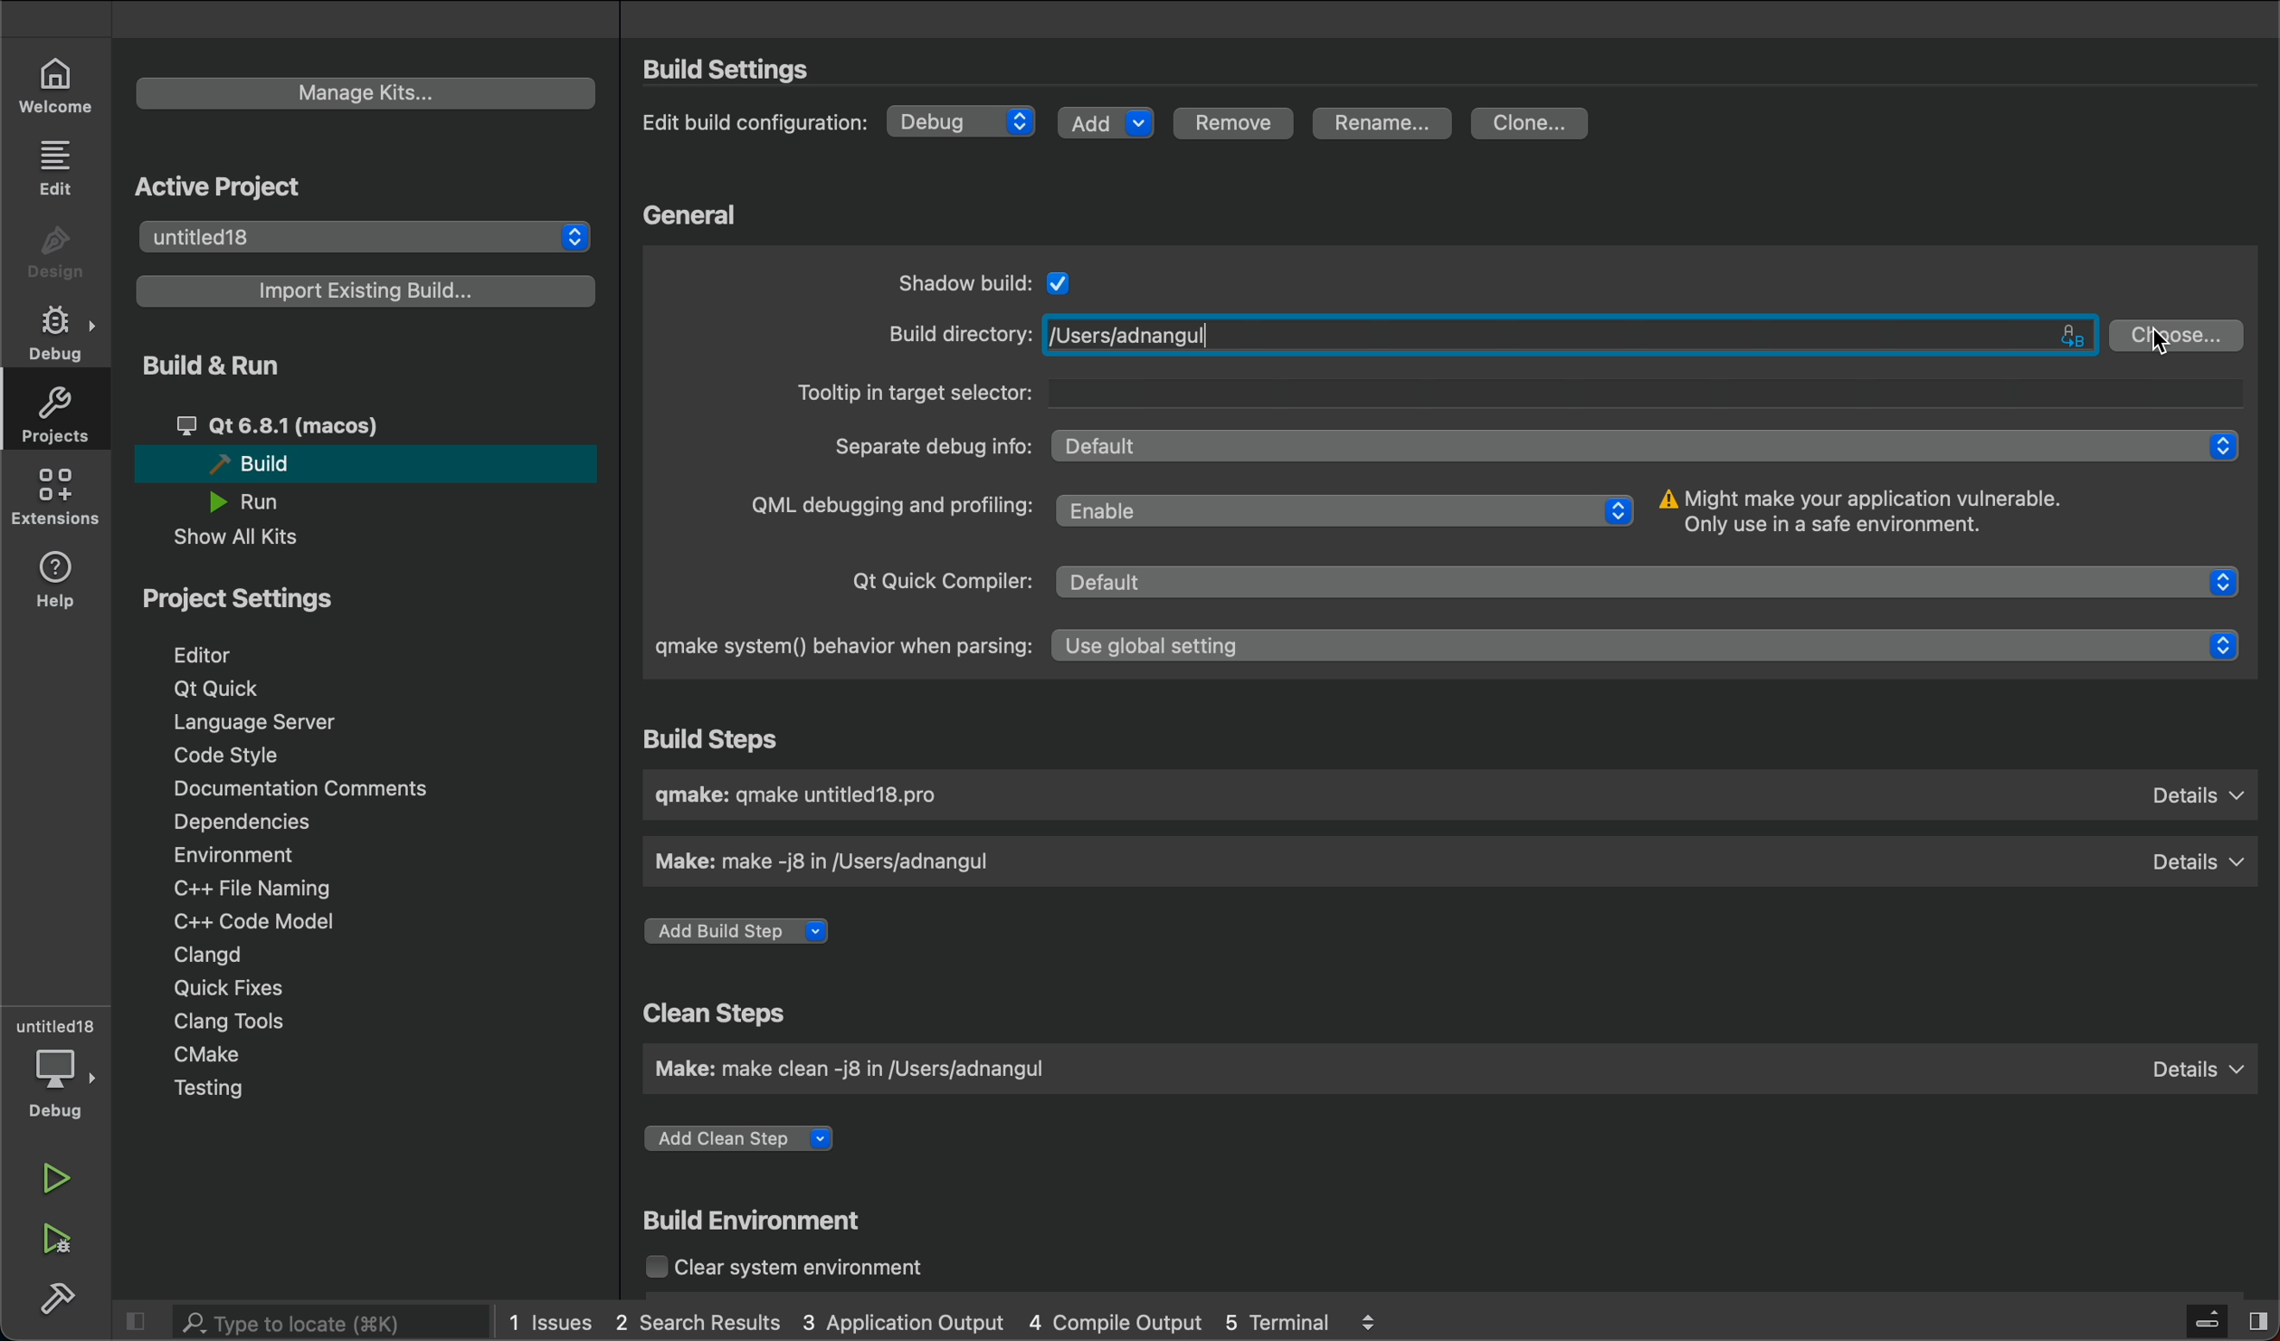 The image size is (2280, 1341). Describe the element at coordinates (59, 1299) in the screenshot. I see `build` at that location.